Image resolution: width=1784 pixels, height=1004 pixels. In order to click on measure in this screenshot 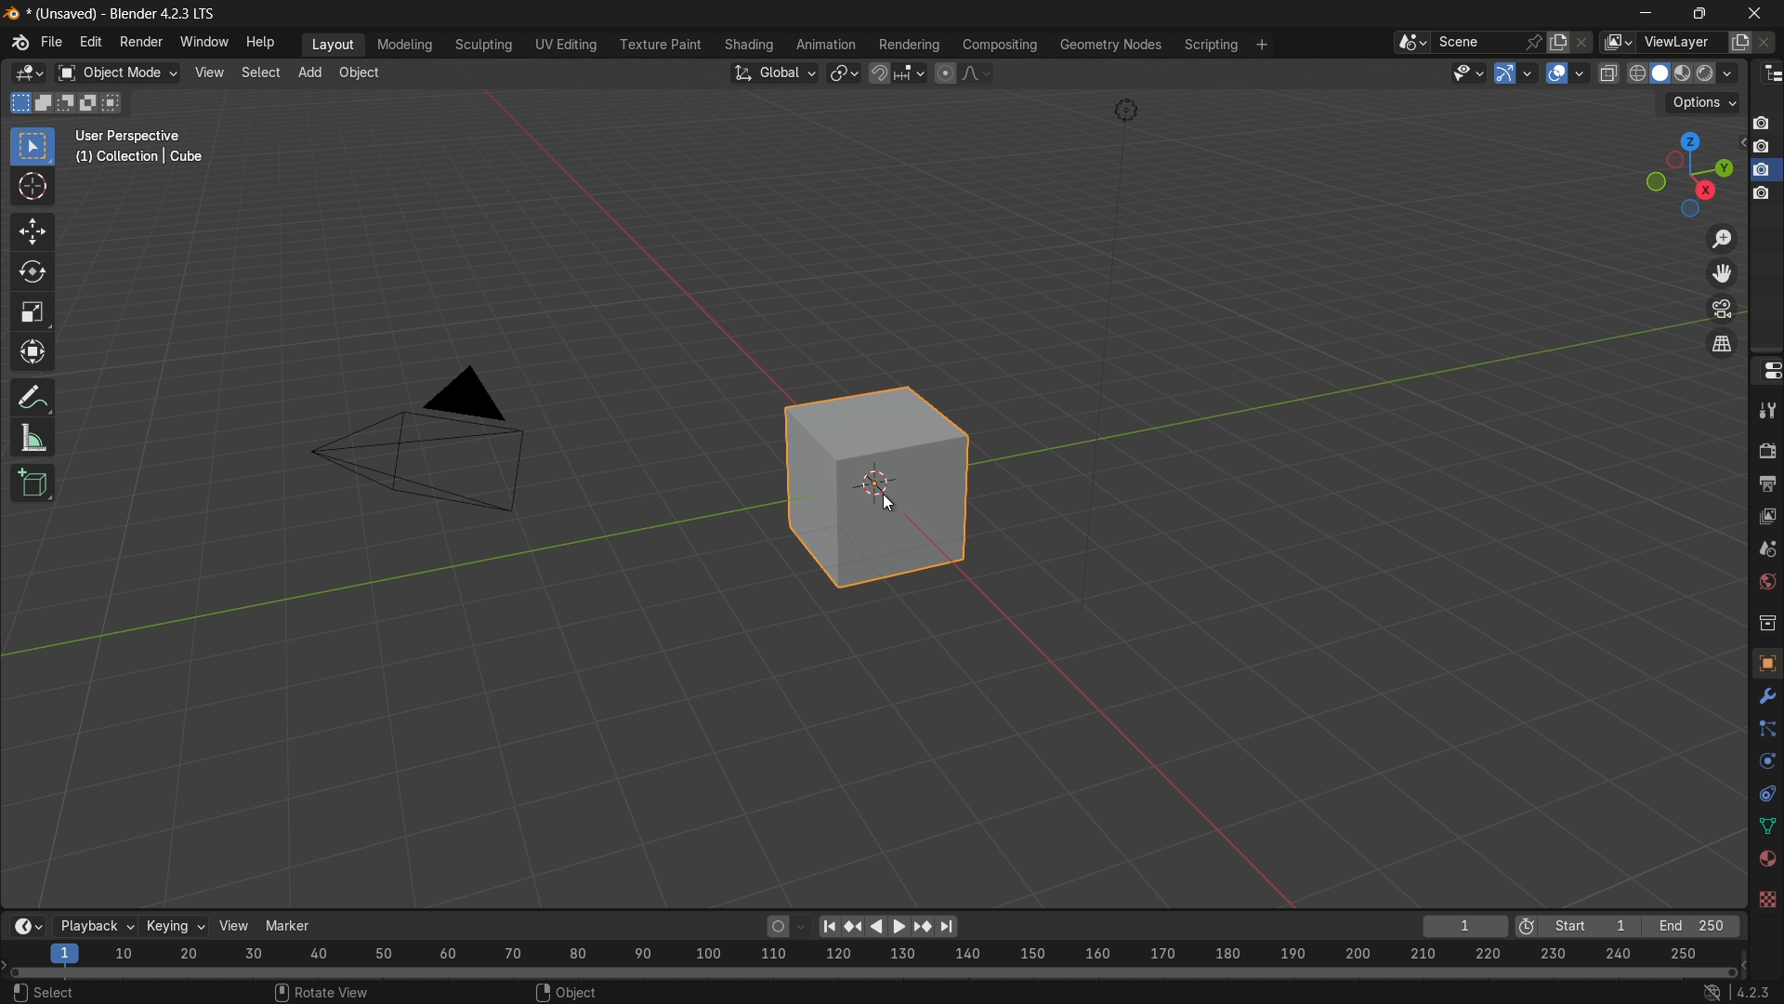, I will do `click(34, 439)`.